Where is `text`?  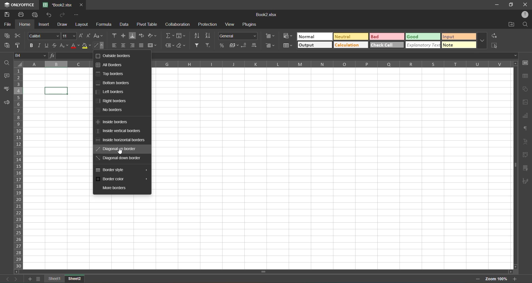
text is located at coordinates (526, 141).